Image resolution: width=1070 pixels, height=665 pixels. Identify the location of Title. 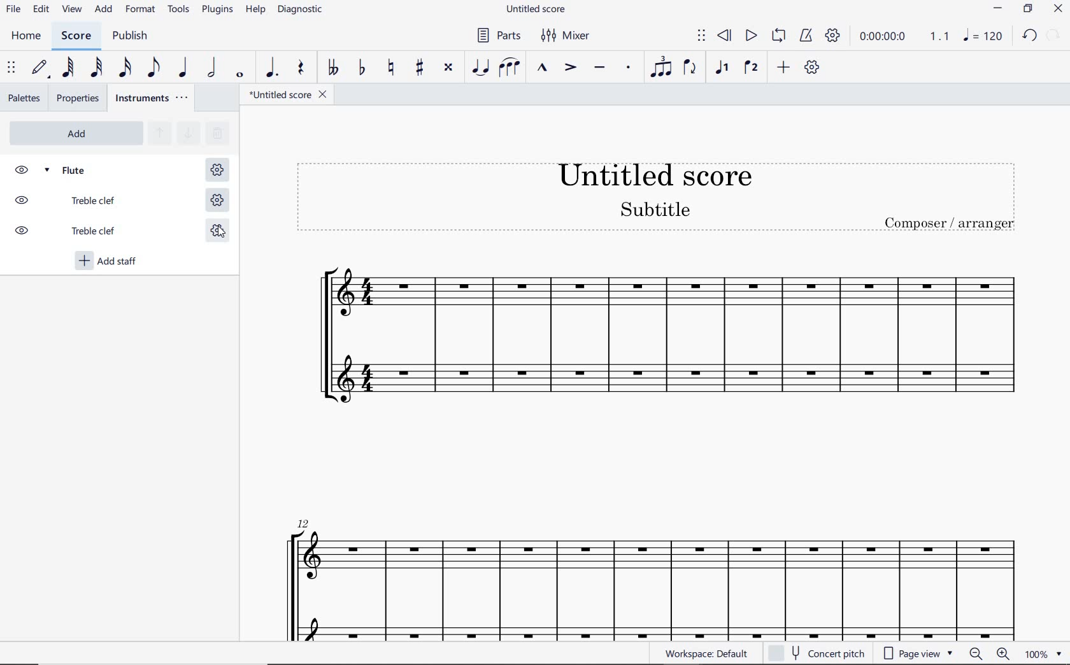
(657, 197).